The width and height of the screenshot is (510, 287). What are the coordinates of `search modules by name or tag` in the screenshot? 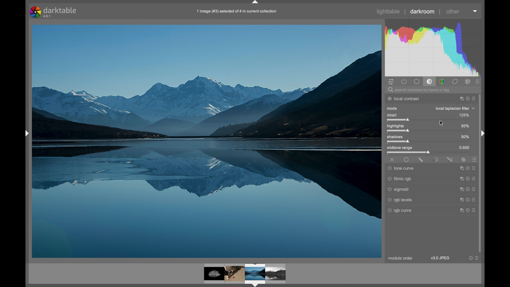 It's located at (419, 90).